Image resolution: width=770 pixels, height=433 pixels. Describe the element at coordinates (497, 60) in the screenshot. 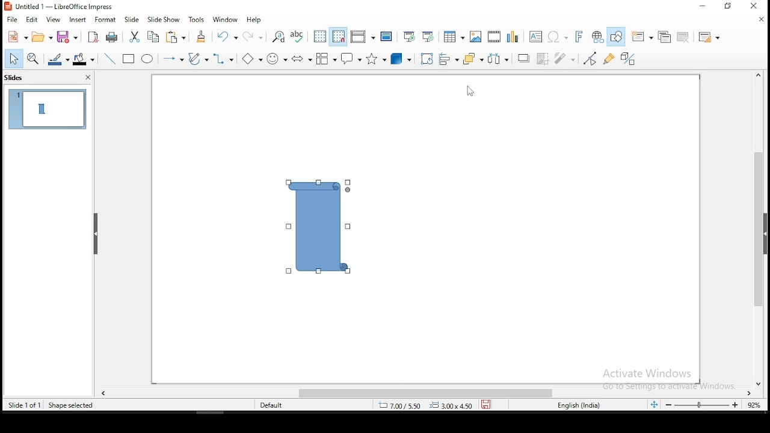

I see `distribute` at that location.